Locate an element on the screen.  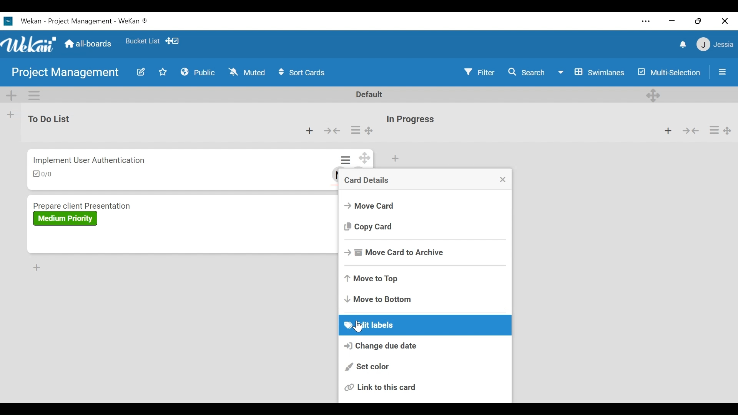
Move card to Archive is located at coordinates (395, 252).